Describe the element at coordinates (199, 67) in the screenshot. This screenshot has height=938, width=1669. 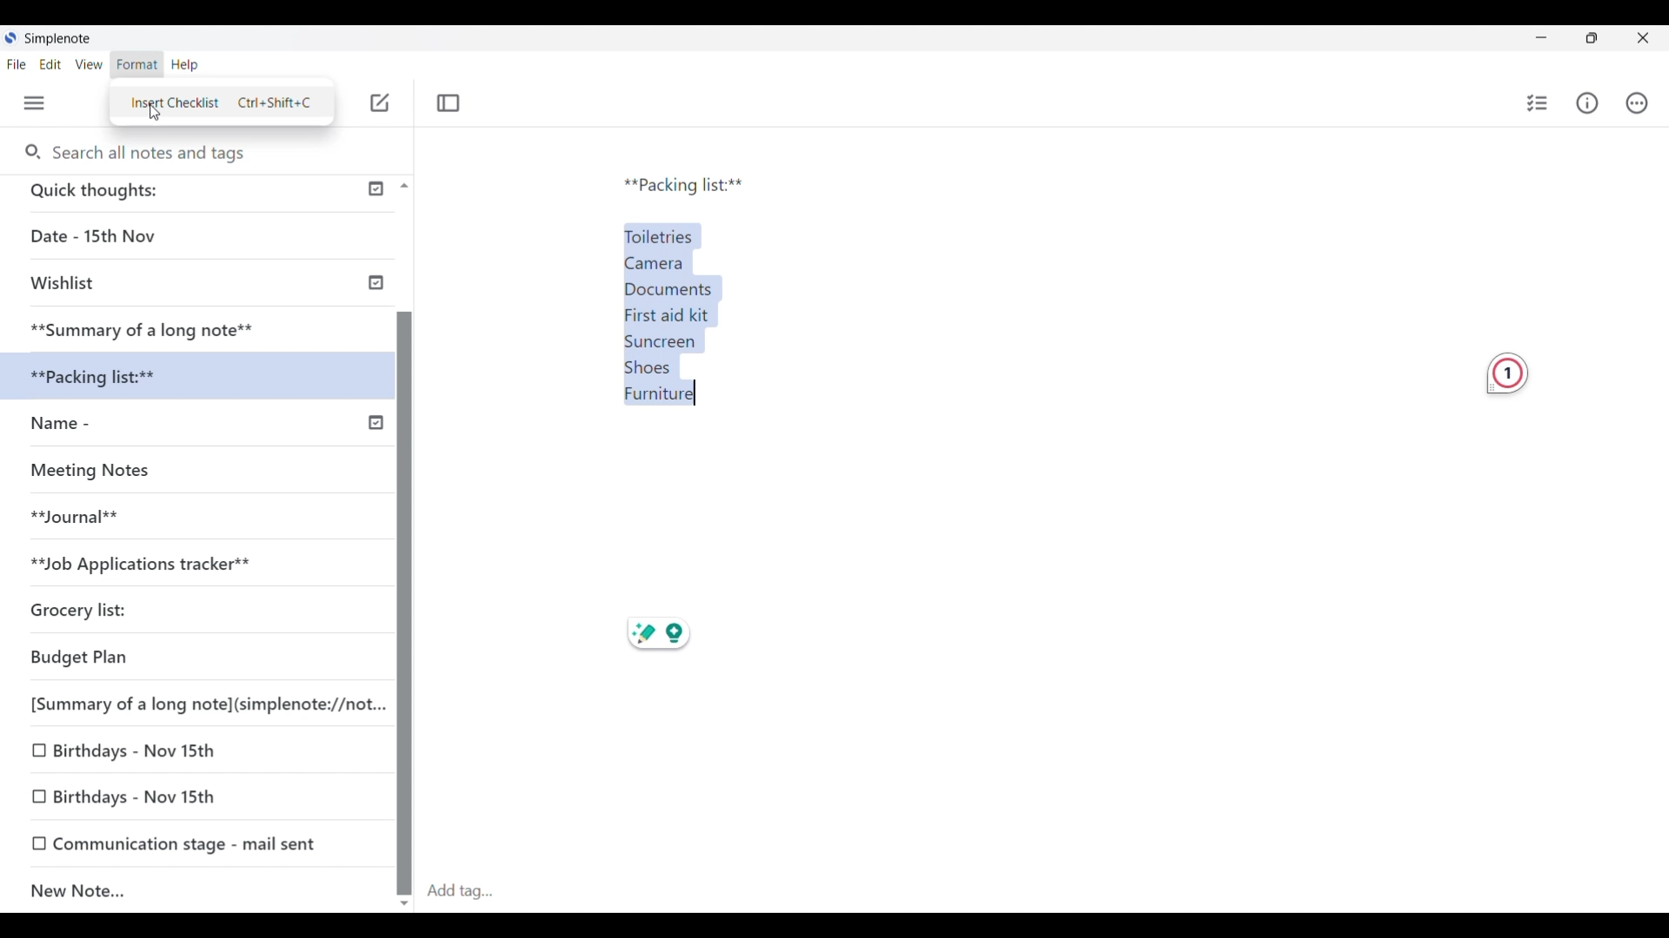
I see `Help` at that location.